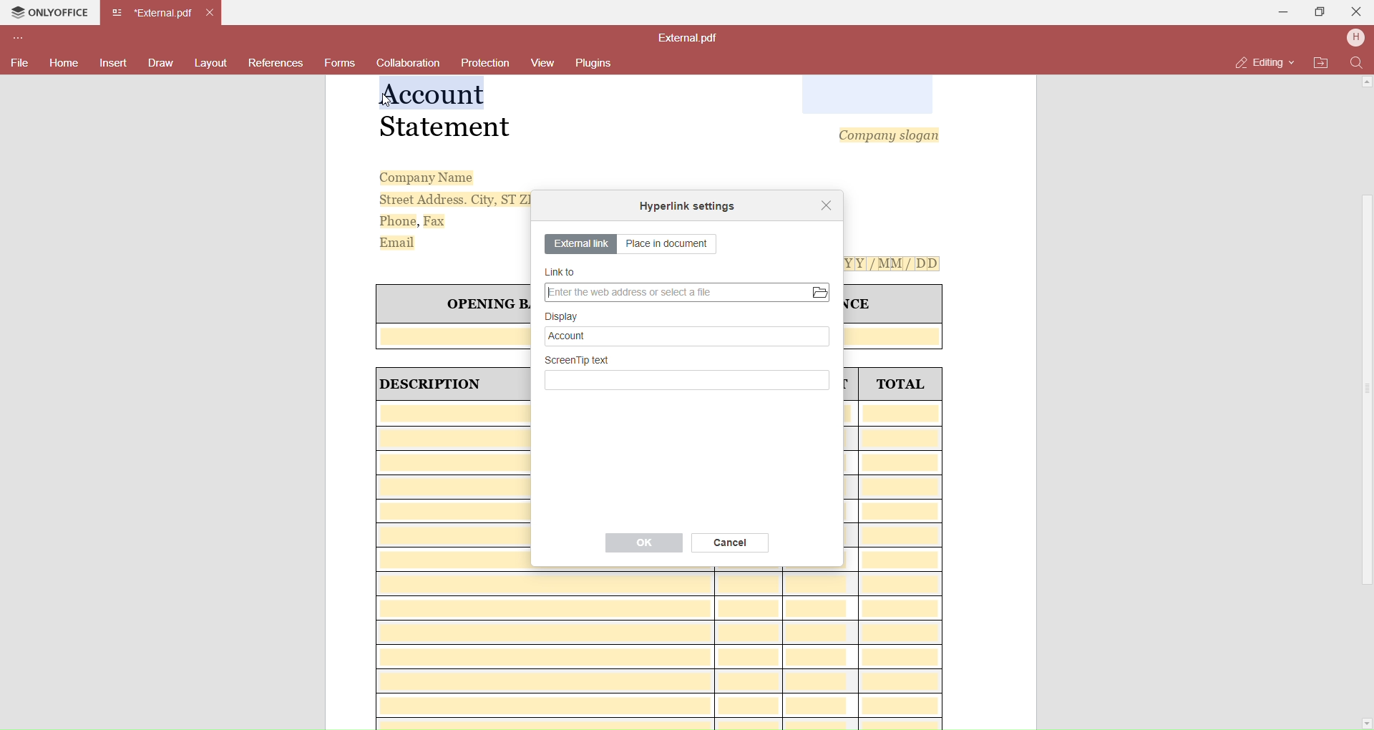  What do you see at coordinates (401, 241) in the screenshot?
I see `Email` at bounding box center [401, 241].